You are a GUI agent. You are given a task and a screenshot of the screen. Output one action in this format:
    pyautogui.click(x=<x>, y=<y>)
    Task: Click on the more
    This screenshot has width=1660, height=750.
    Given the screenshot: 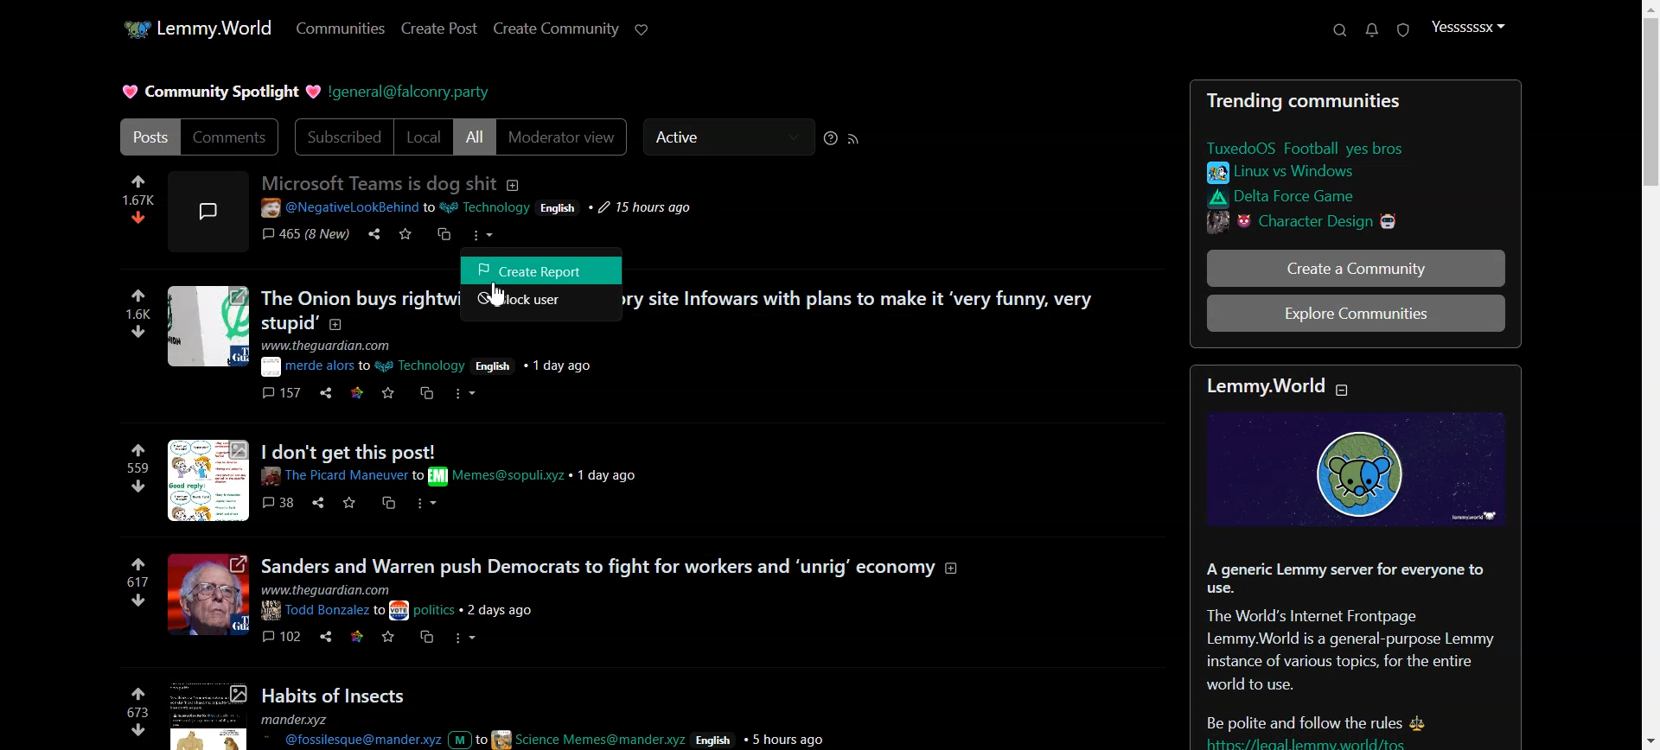 What is the action you would take?
    pyautogui.click(x=469, y=638)
    